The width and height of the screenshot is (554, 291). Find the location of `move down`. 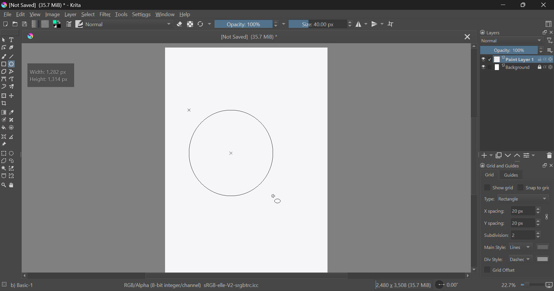

move down is located at coordinates (475, 269).